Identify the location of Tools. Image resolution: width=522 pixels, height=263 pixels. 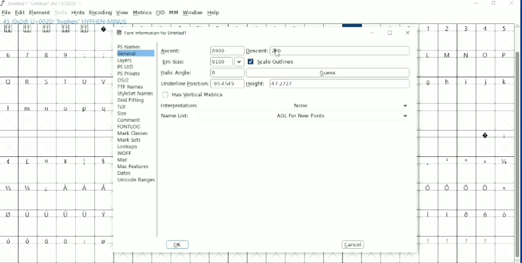
(61, 13).